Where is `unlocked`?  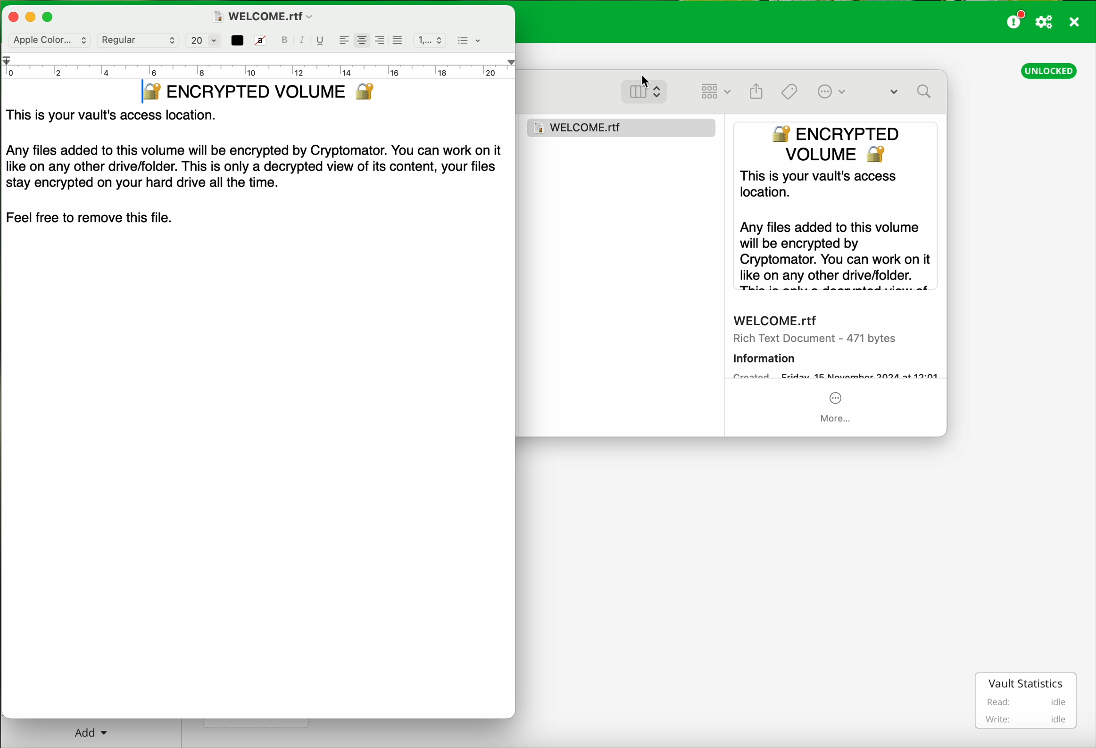
unlocked is located at coordinates (1049, 70).